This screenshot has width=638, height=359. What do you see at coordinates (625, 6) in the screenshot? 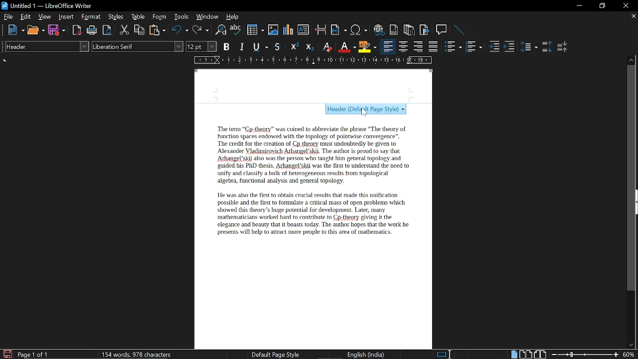
I see `Close` at bounding box center [625, 6].